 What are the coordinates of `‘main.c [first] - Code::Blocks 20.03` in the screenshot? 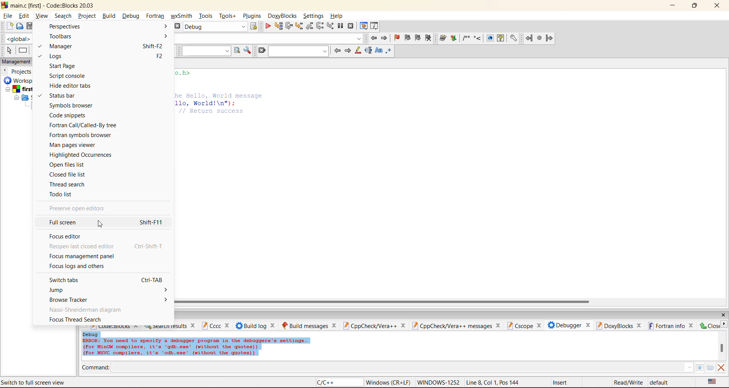 It's located at (50, 6).